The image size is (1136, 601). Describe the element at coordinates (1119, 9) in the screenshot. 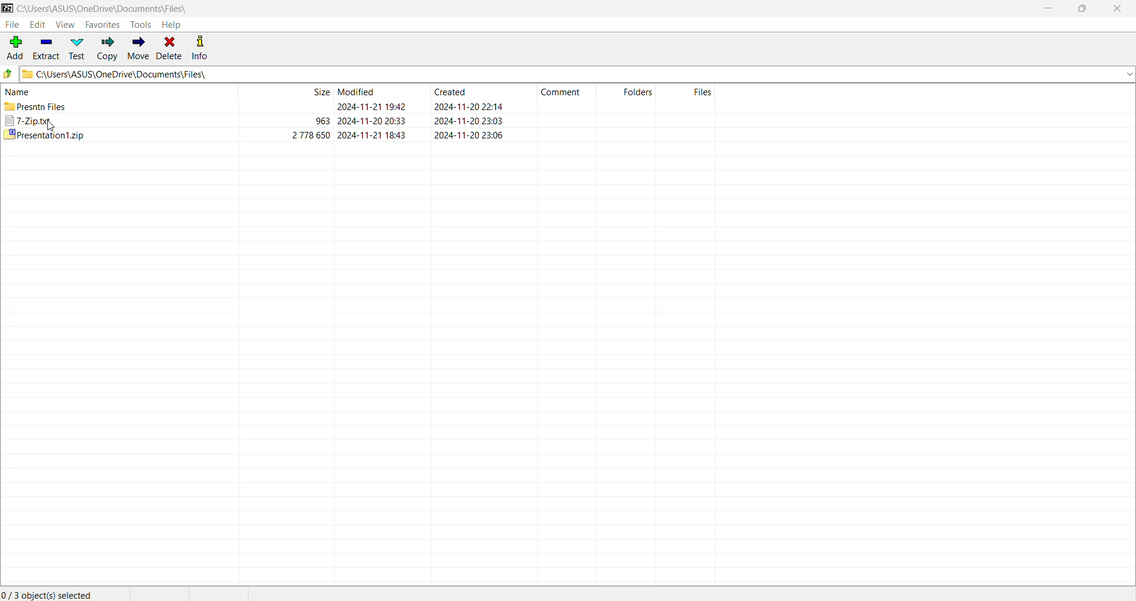

I see `Close` at that location.